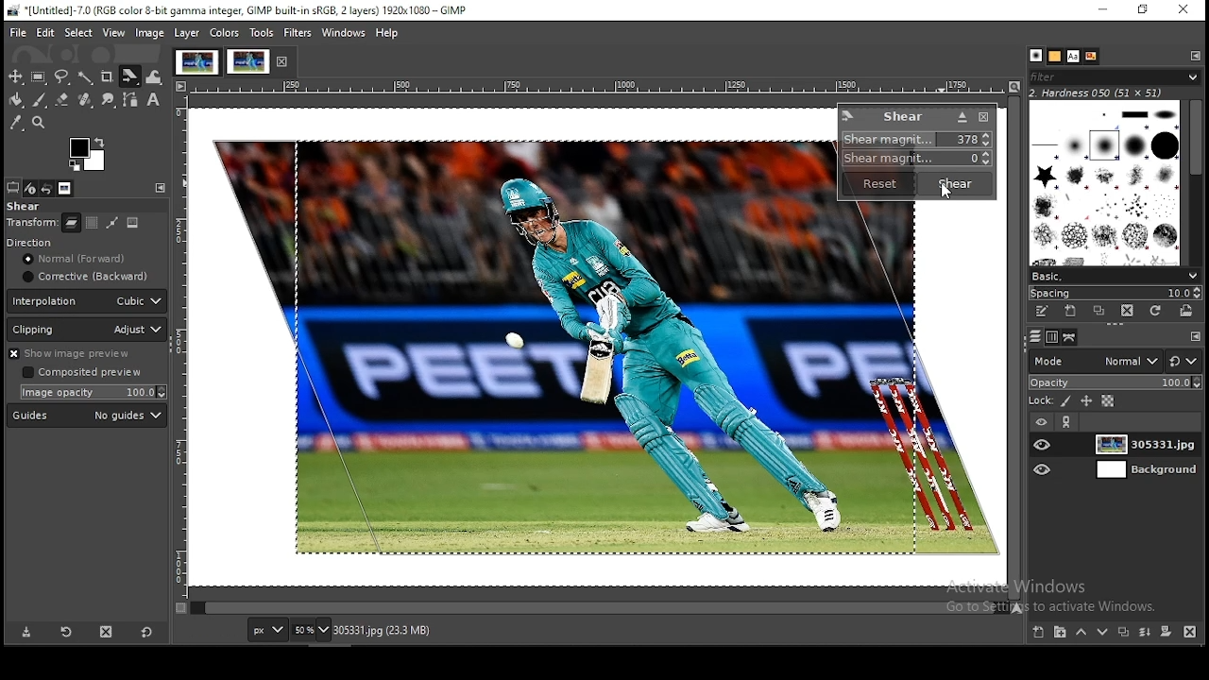 This screenshot has height=680, width=1209. Describe the element at coordinates (1070, 337) in the screenshot. I see `layers` at that location.